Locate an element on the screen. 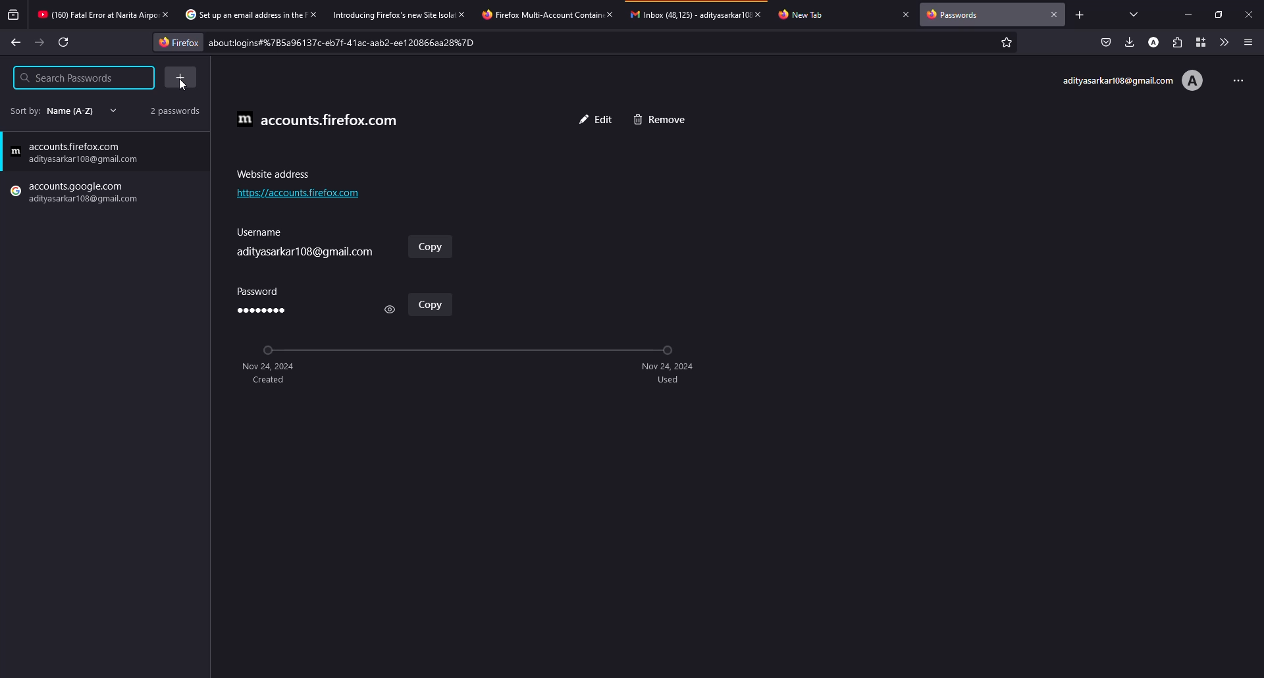 This screenshot has height=678, width=1264. google is located at coordinates (77, 193).